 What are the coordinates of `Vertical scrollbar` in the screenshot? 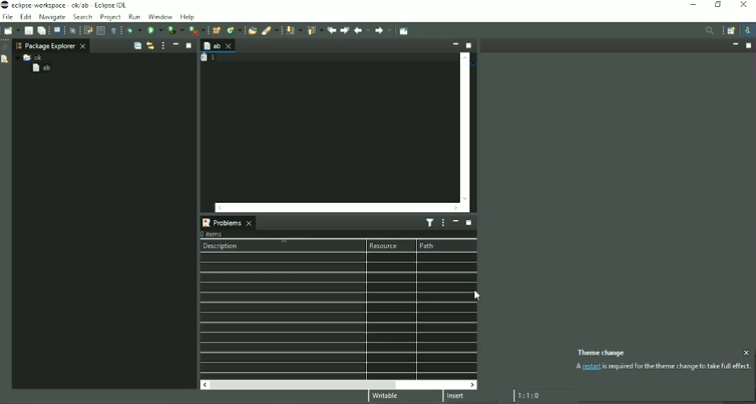 It's located at (465, 129).